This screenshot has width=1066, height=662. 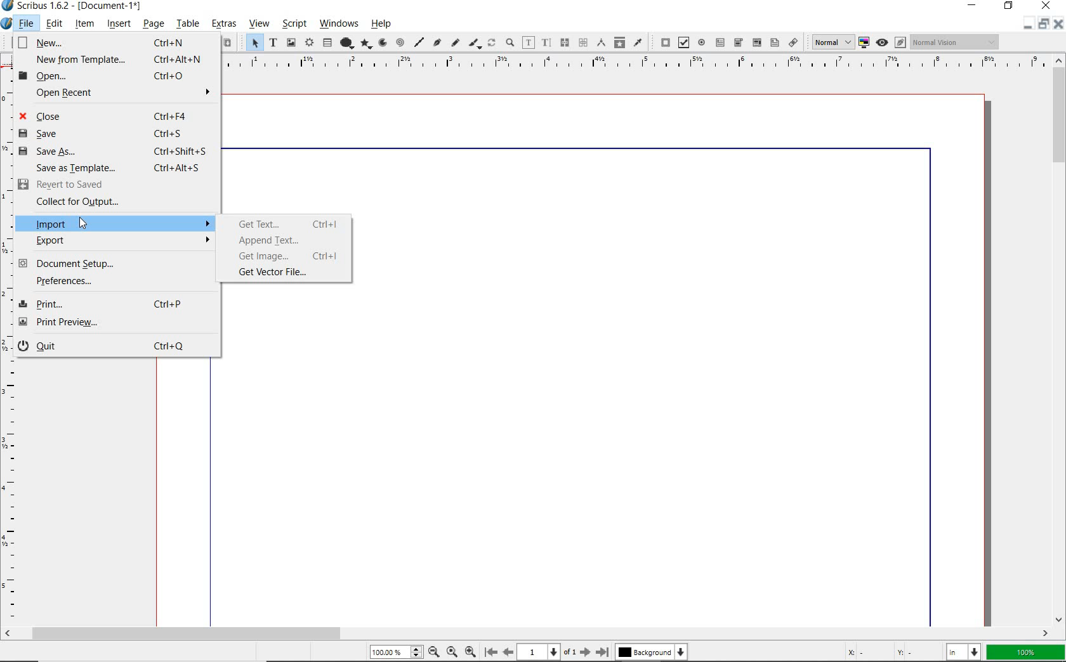 I want to click on edit contents of frame, so click(x=529, y=43).